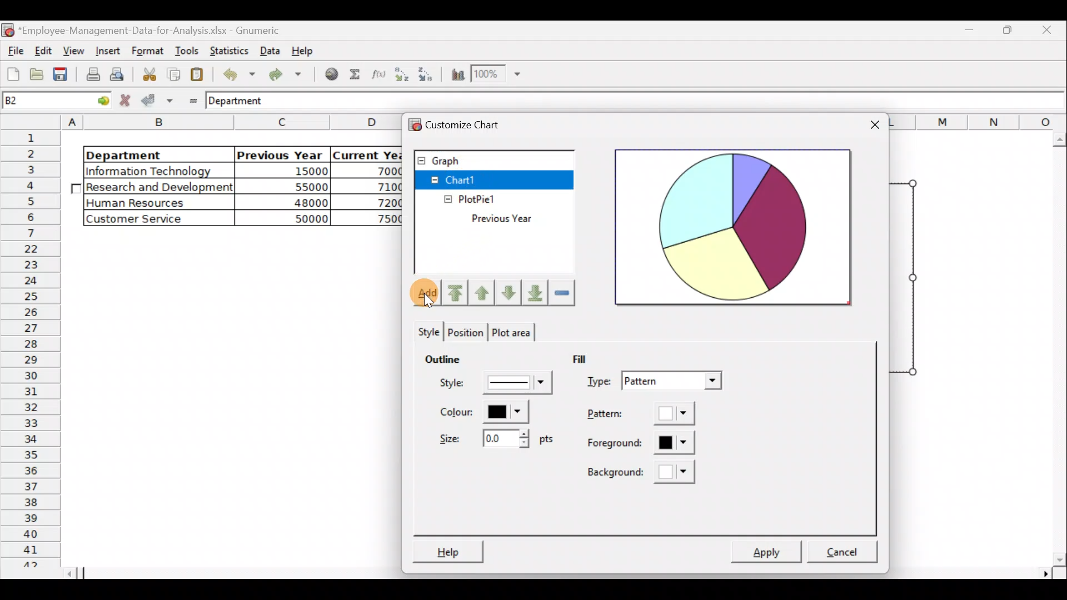 The height and width of the screenshot is (600, 1067). What do you see at coordinates (157, 101) in the screenshot?
I see `Accept change` at bounding box center [157, 101].